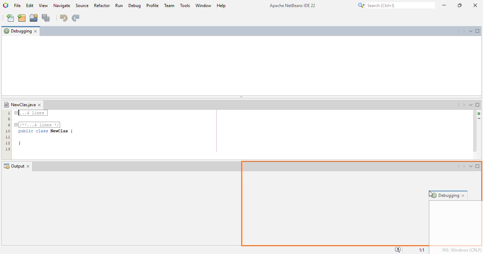 The image size is (483, 254). Describe the element at coordinates (22, 18) in the screenshot. I see `new project` at that location.